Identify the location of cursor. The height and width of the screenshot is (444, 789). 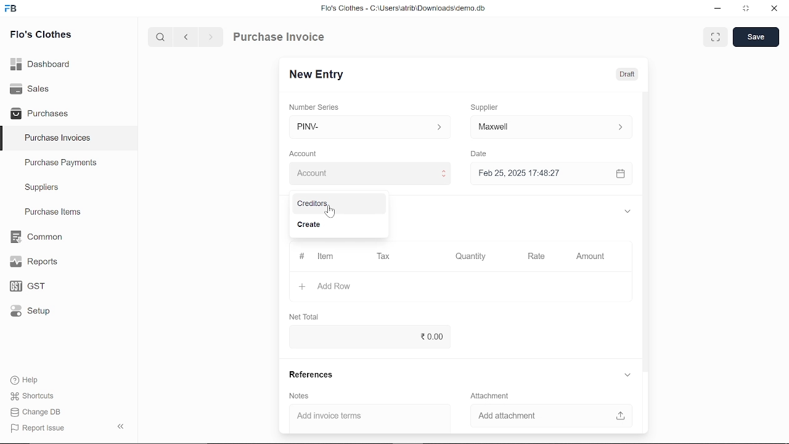
(329, 213).